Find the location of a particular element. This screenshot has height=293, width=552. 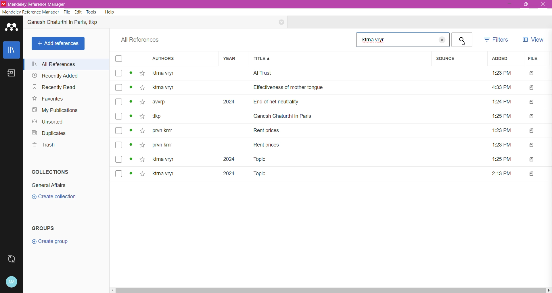

Account and Help is located at coordinates (11, 282).